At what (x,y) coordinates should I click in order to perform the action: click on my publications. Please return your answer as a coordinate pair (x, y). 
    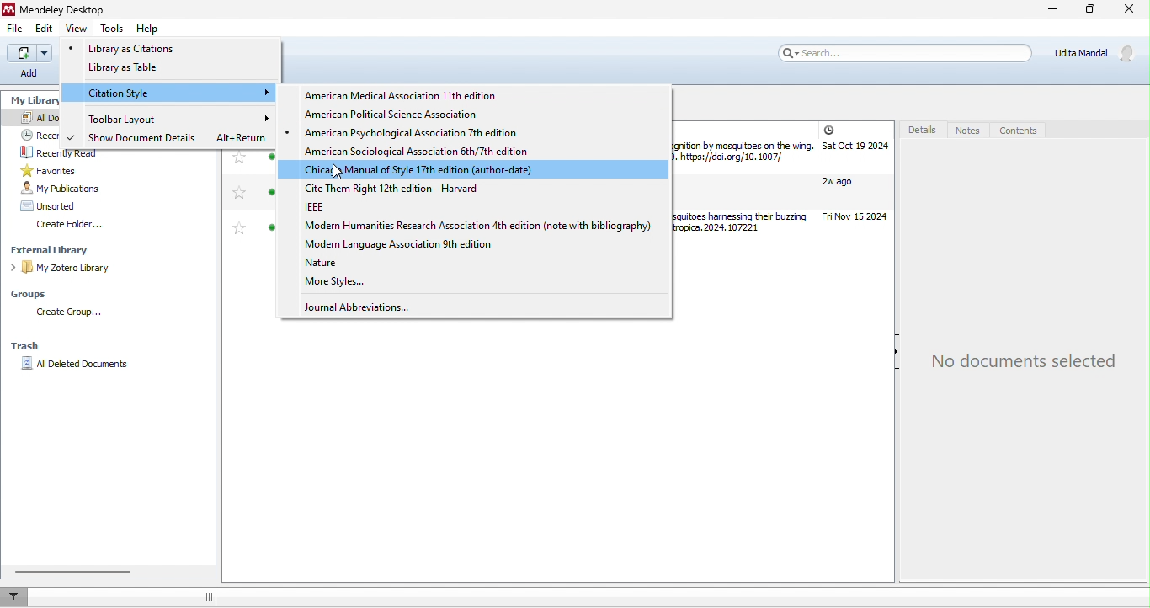
    Looking at the image, I should click on (67, 189).